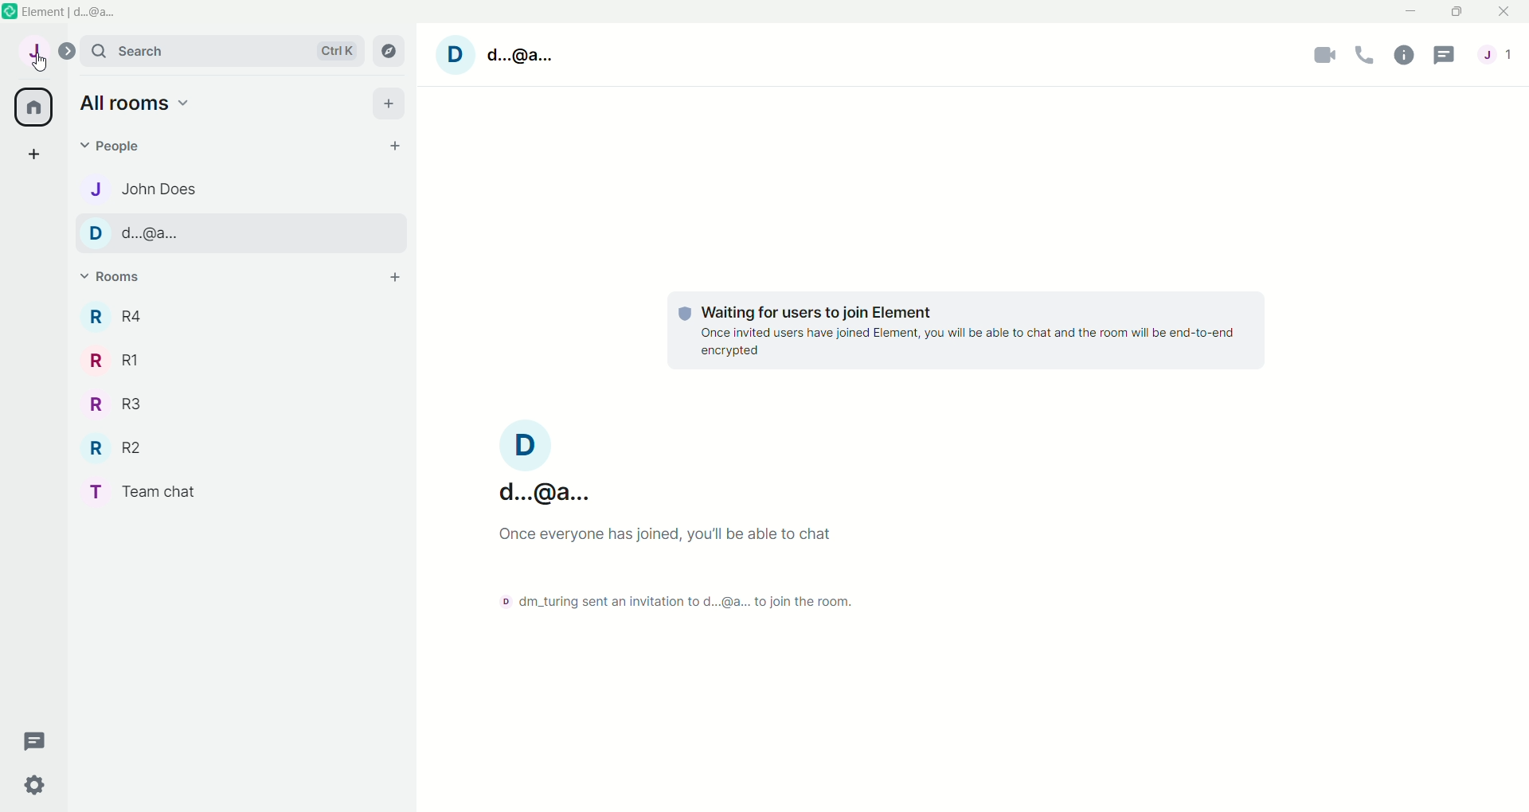  What do you see at coordinates (671, 599) in the screenshot?
I see `dm_turing sent an invitation to d..@a.. to join the room.` at bounding box center [671, 599].